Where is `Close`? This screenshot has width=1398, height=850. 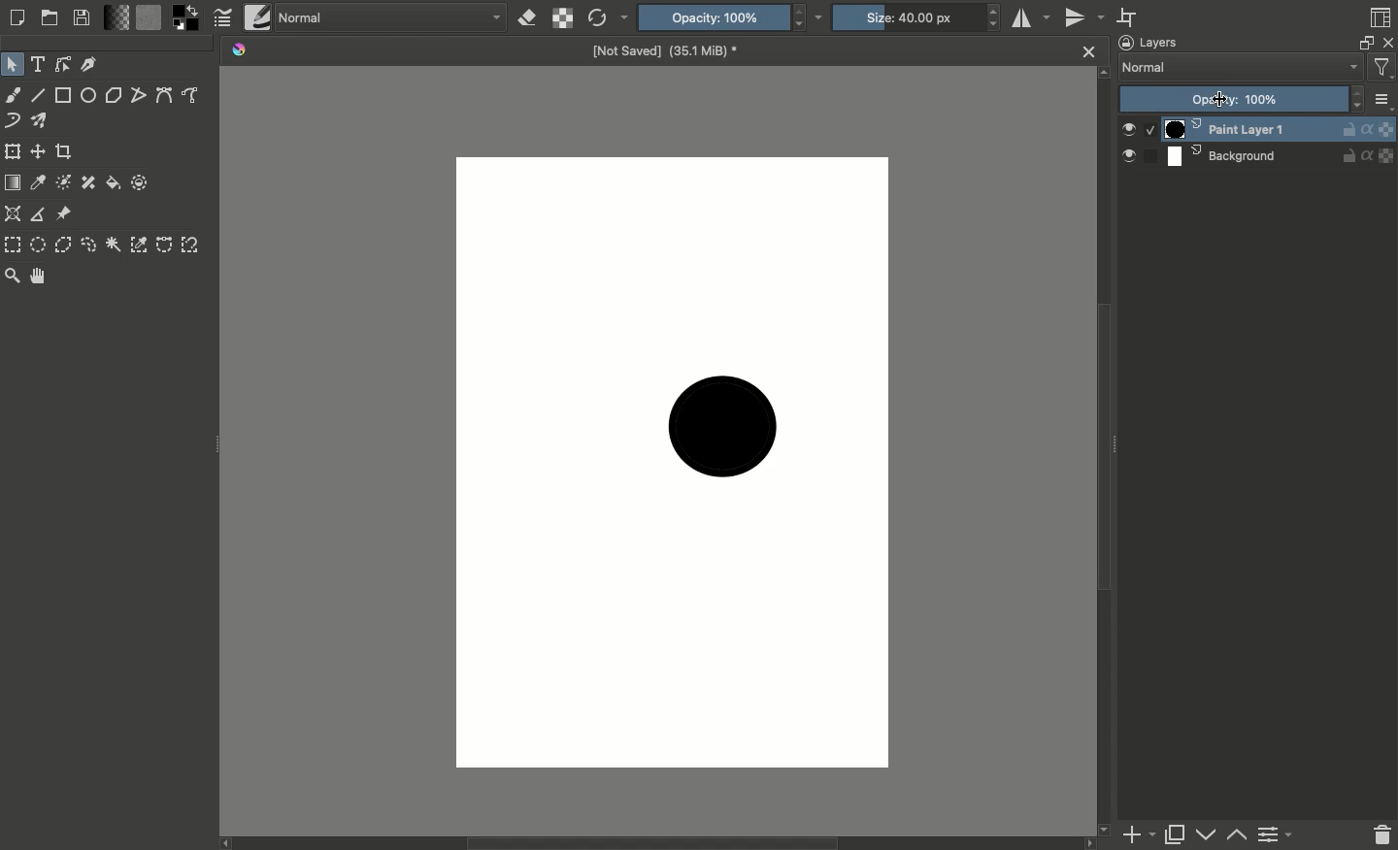 Close is located at coordinates (1084, 49).